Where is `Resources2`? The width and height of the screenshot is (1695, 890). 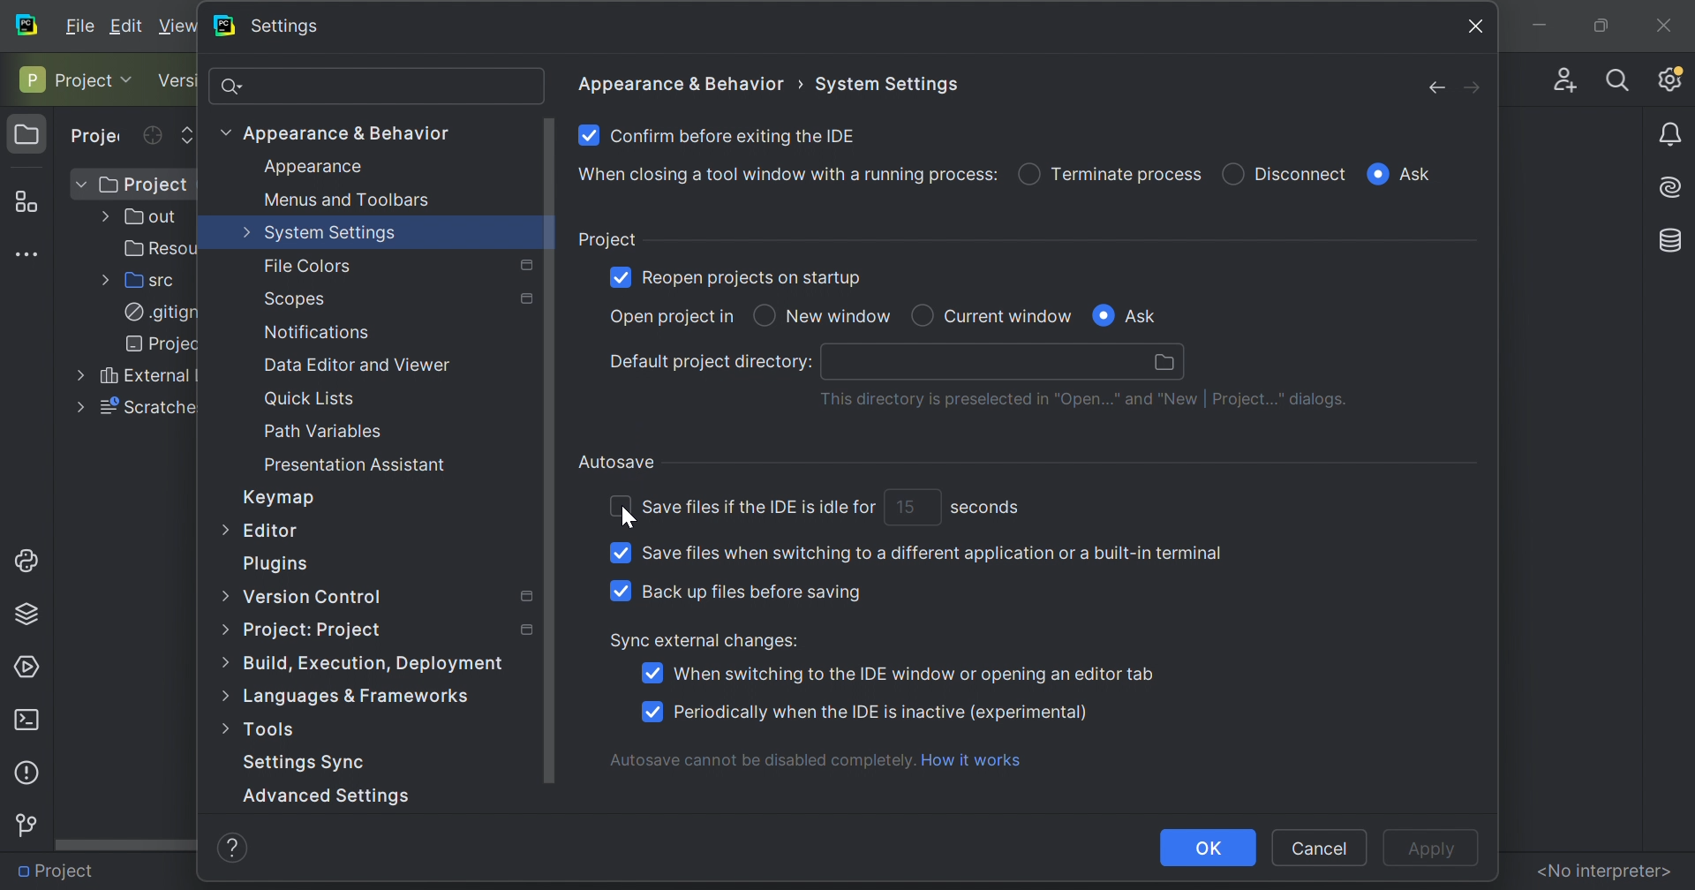 Resources2 is located at coordinates (154, 248).